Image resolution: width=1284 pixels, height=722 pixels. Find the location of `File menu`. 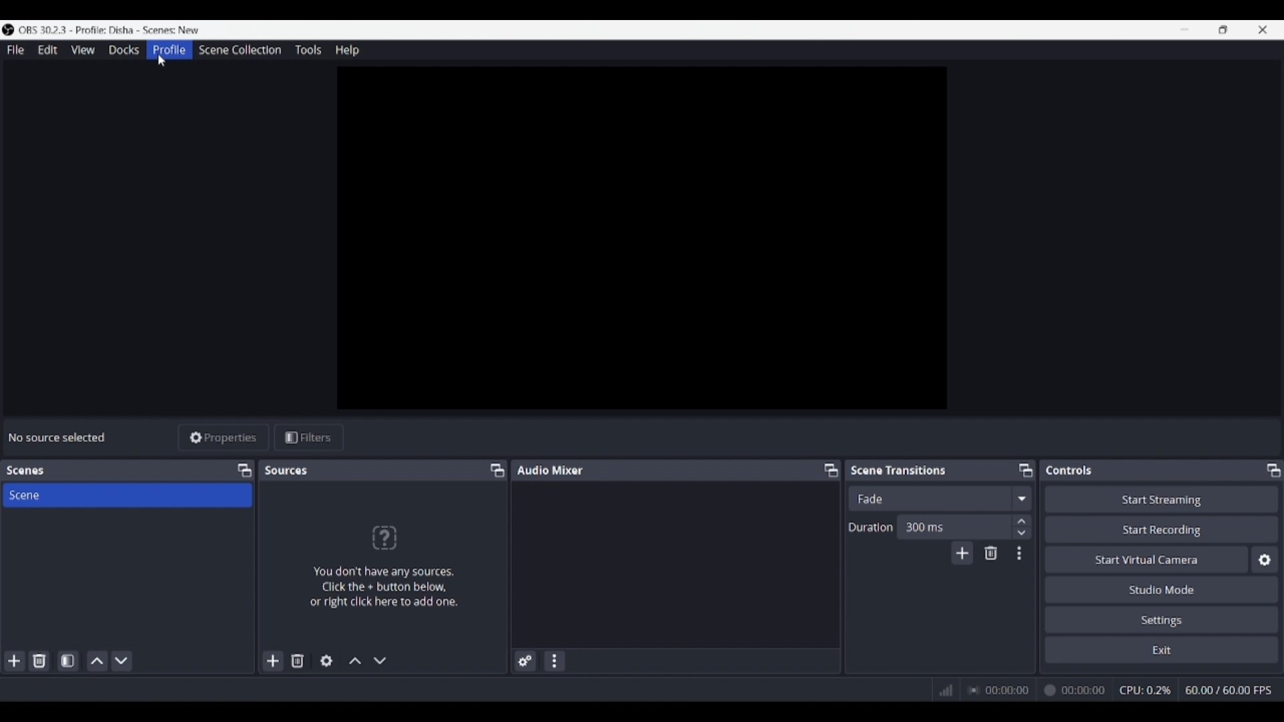

File menu is located at coordinates (15, 49).